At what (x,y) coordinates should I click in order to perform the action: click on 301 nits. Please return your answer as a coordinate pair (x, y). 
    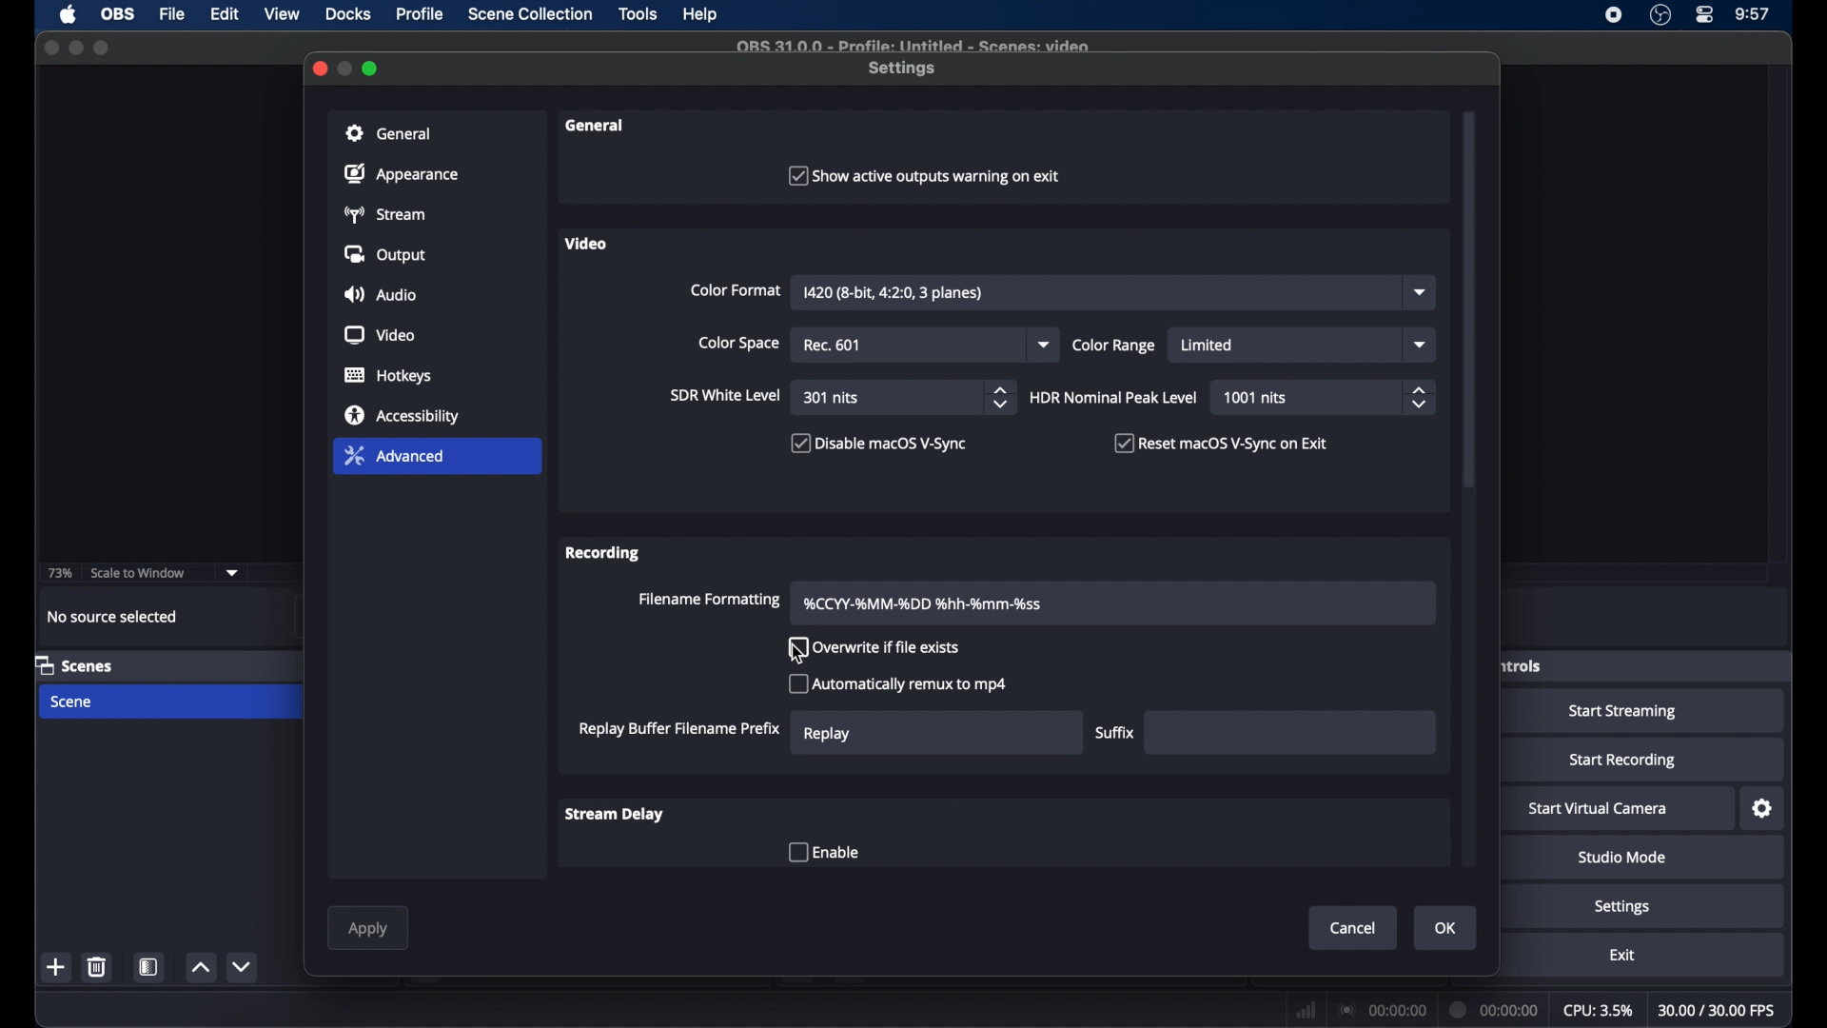
    Looking at the image, I should click on (833, 398).